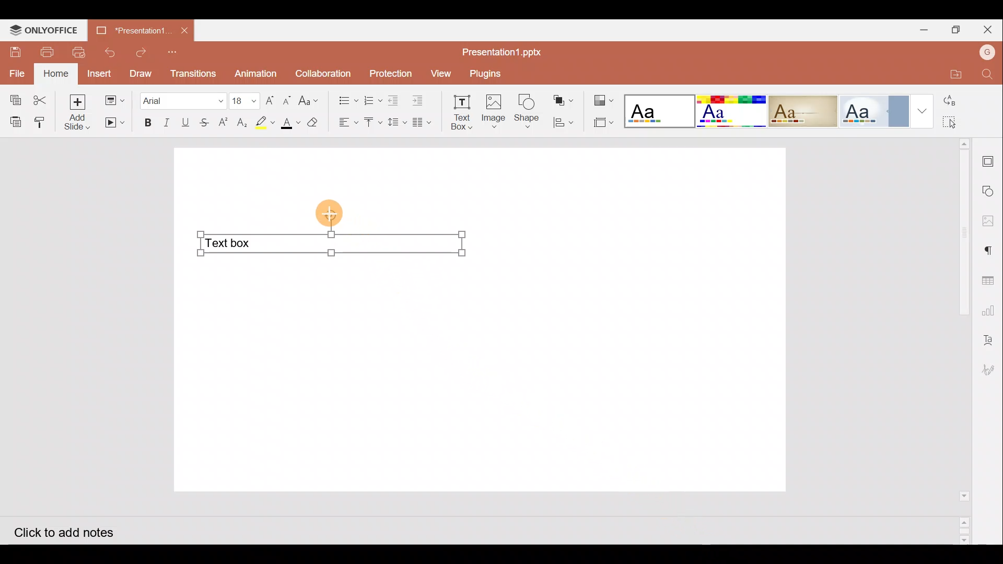 The width and height of the screenshot is (1003, 564). What do you see at coordinates (134, 31) in the screenshot?
I see `Presentation1` at bounding box center [134, 31].